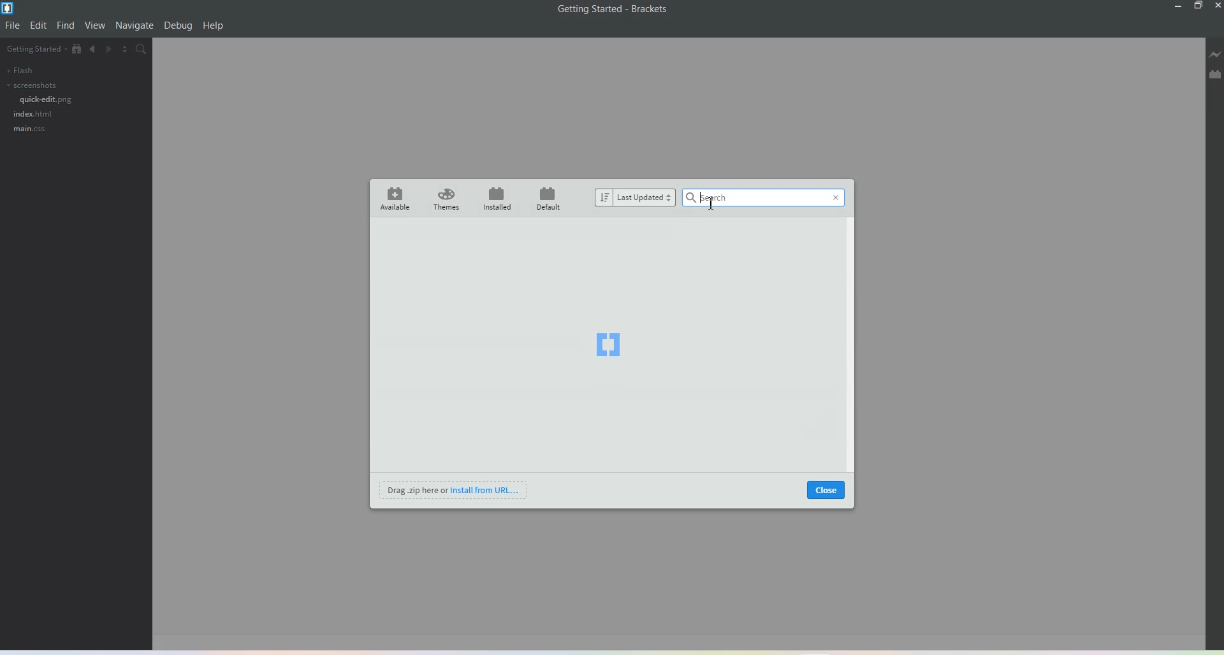 Image resolution: width=1224 pixels, height=655 pixels. What do you see at coordinates (550, 198) in the screenshot?
I see `Default` at bounding box center [550, 198].